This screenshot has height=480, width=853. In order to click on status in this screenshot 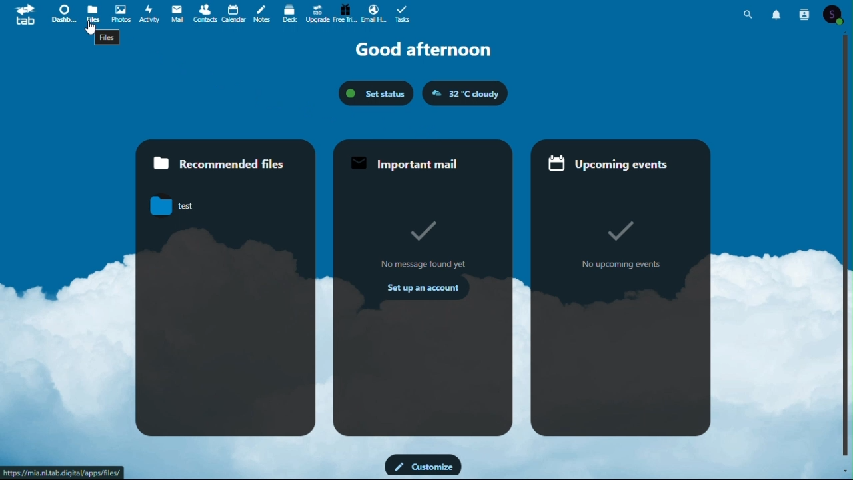, I will do `click(378, 93)`.